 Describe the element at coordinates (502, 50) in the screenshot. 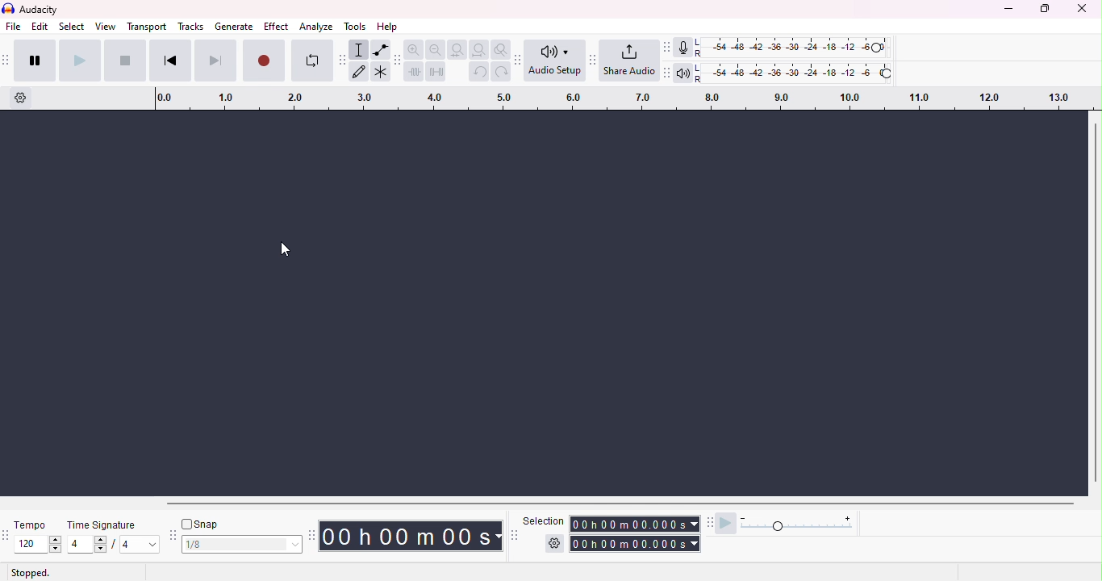

I see `toggle zoom` at that location.